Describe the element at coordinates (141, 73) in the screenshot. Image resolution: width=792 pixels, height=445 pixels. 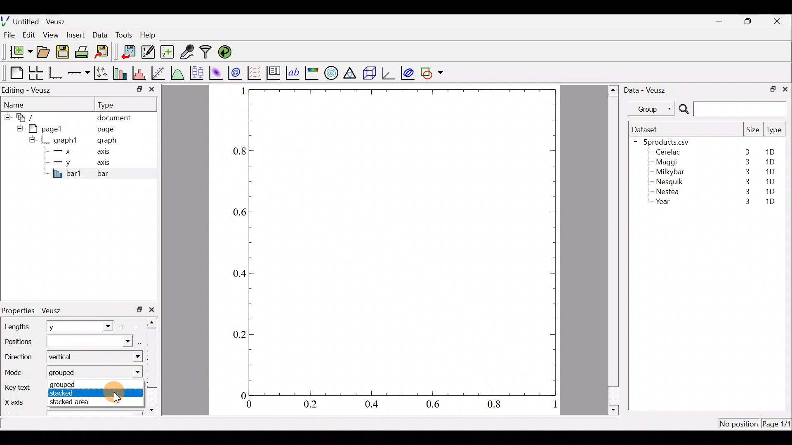
I see `Histogram of a dataset` at that location.